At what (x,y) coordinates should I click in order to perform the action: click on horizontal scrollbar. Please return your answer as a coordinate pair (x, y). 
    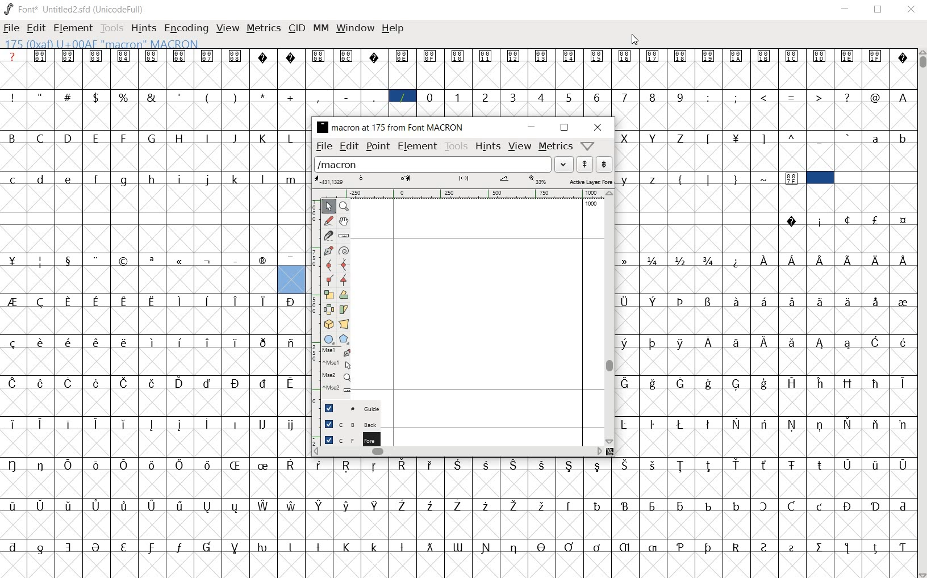
    Looking at the image, I should click on (459, 451).